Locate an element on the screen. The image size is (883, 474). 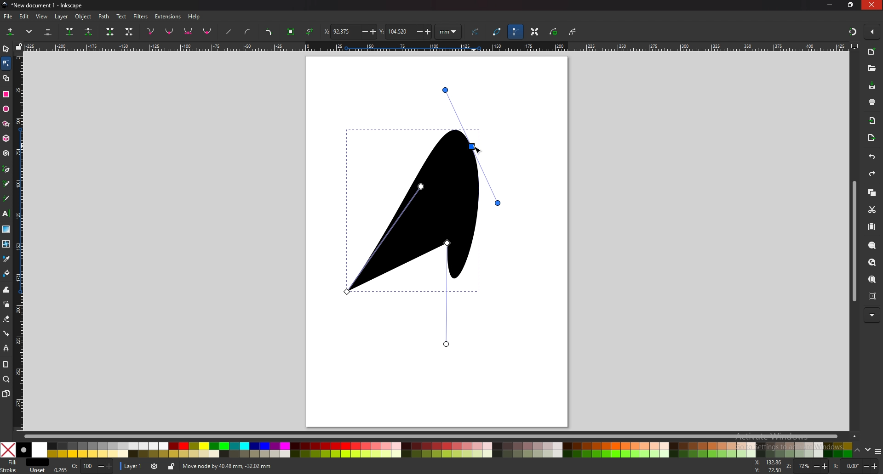
object is located at coordinates (85, 17).